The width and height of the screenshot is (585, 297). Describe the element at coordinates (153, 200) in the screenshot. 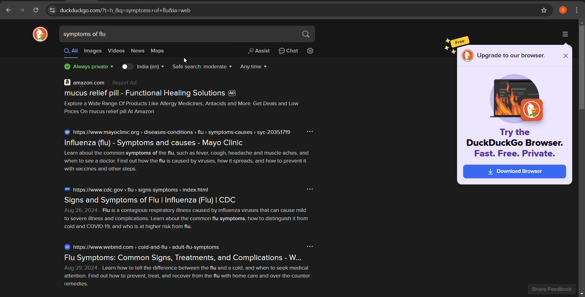

I see `Signs and Symptoms of Flu | Influenza (Flu) | CDC` at that location.